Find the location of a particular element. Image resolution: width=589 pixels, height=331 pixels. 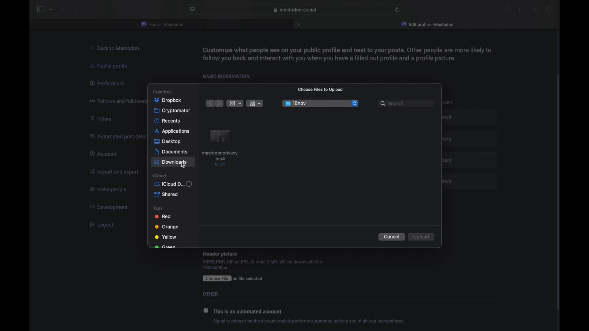

downloads highlighted is located at coordinates (173, 162).